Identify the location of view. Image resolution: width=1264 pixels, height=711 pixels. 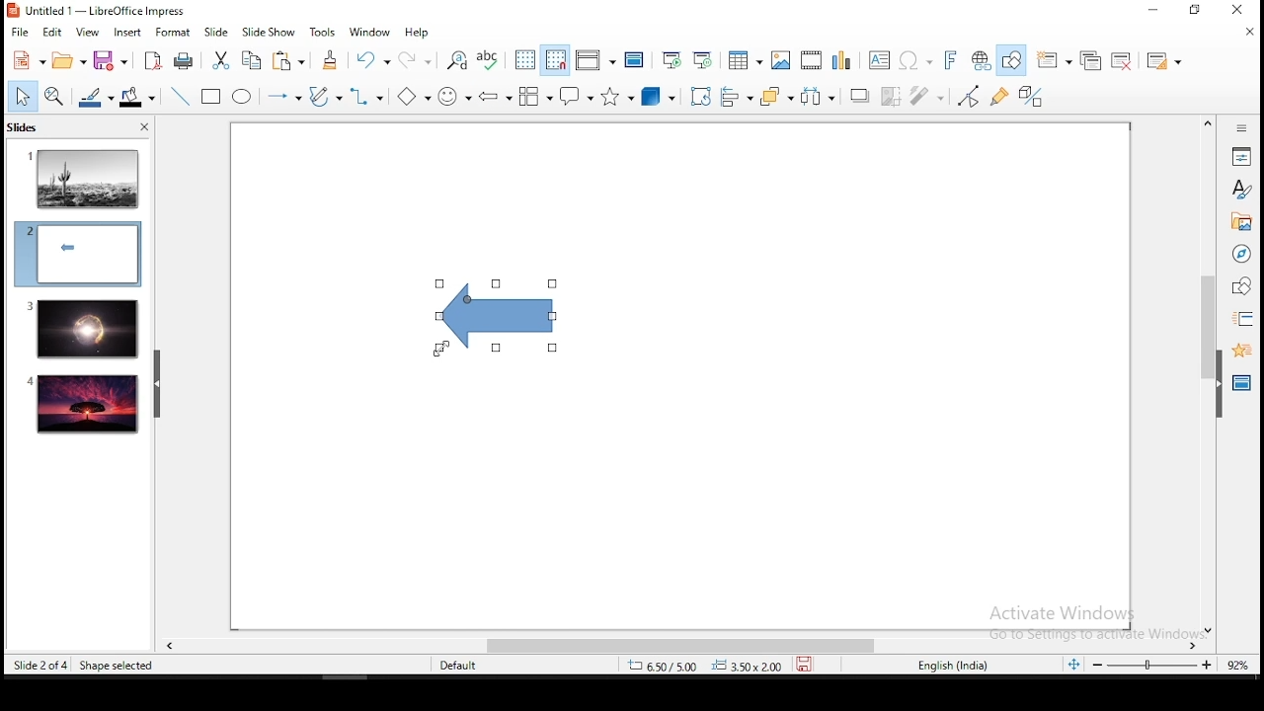
(88, 32).